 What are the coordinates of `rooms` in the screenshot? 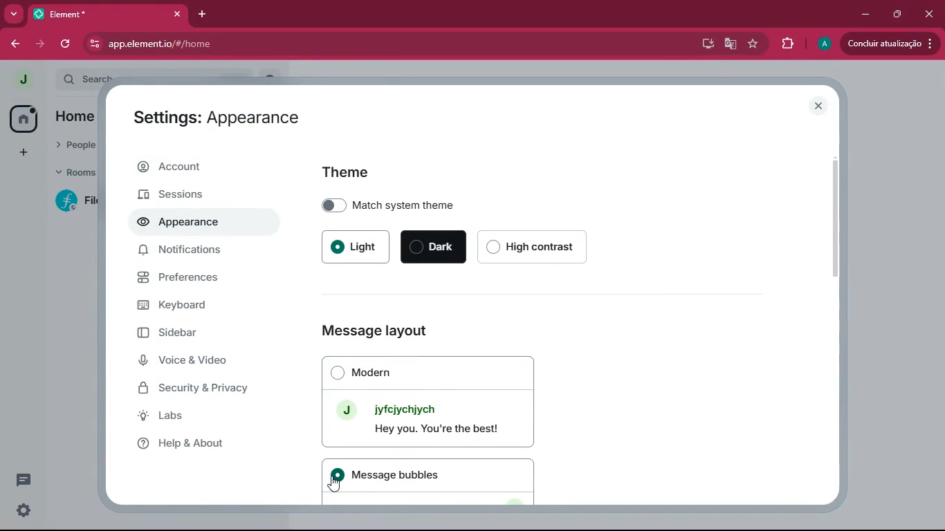 It's located at (78, 171).